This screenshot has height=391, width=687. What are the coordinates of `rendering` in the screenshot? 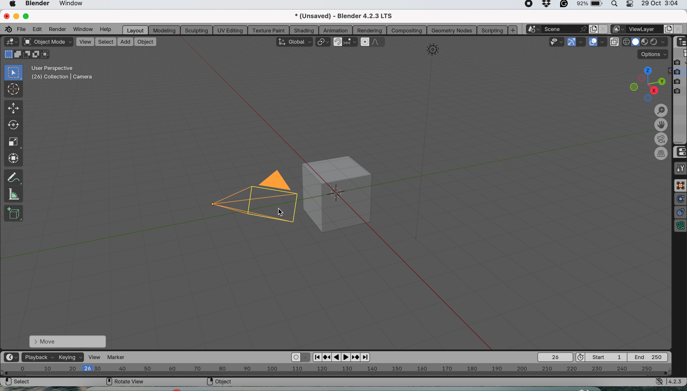 It's located at (370, 31).